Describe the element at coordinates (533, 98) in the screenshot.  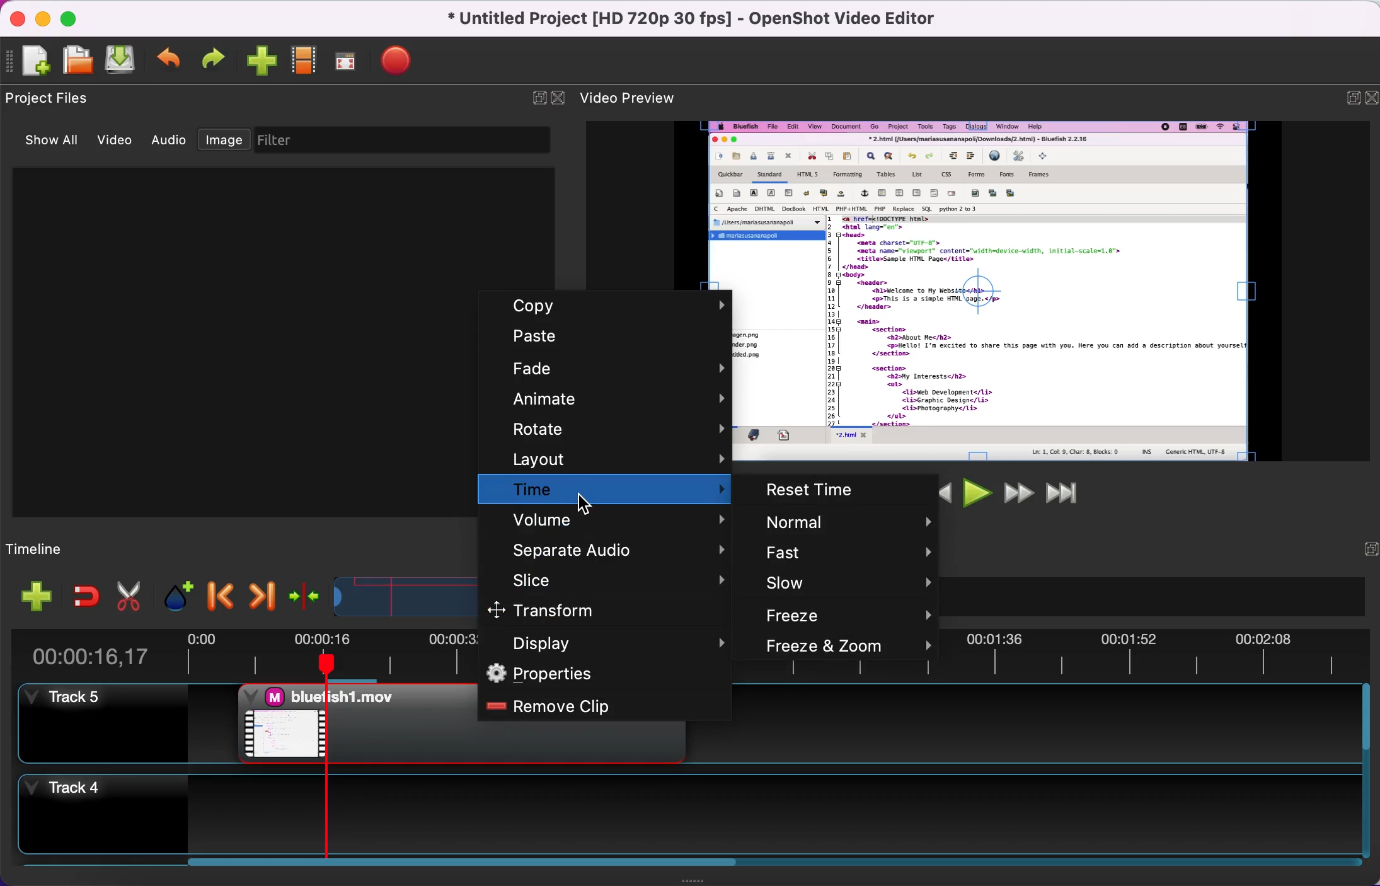
I see `expand/hide` at that location.